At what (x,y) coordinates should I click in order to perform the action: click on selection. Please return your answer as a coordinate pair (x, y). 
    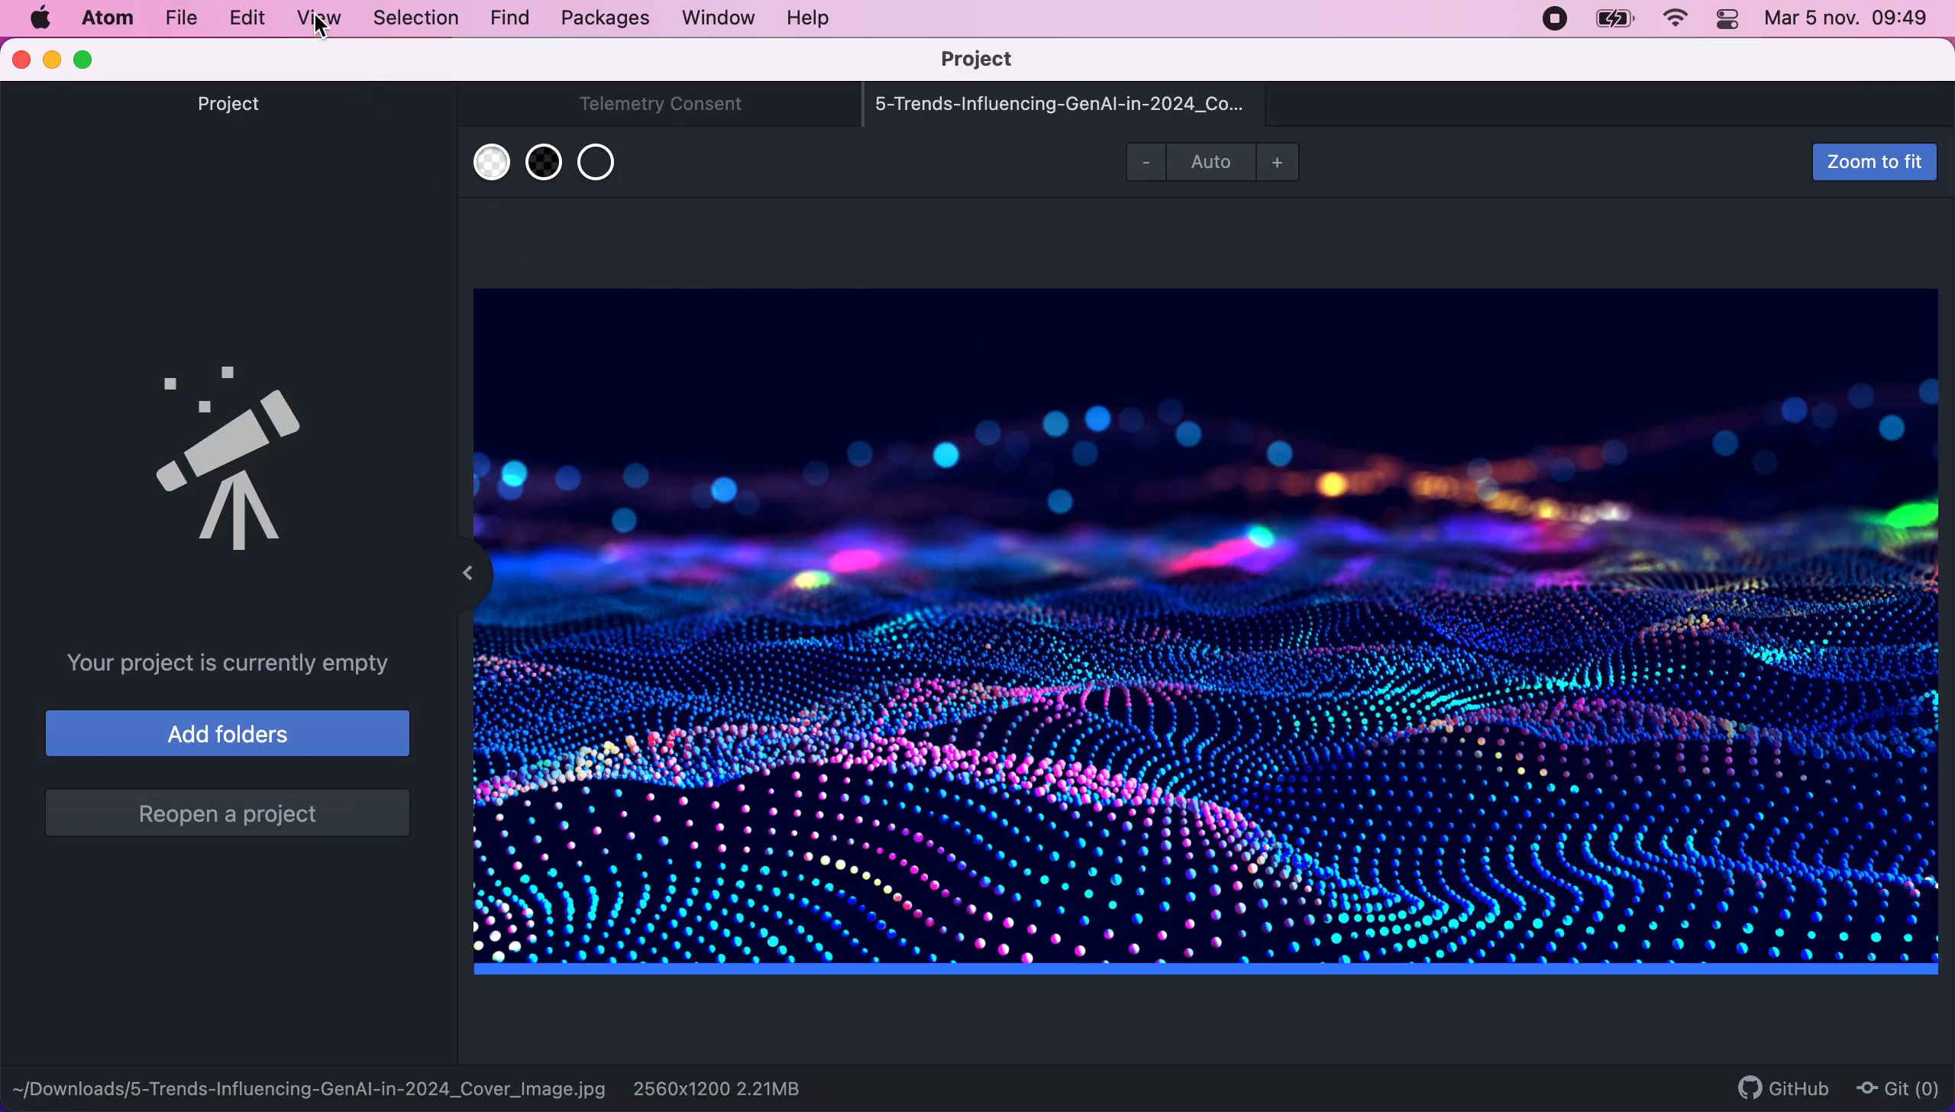
    Looking at the image, I should click on (417, 18).